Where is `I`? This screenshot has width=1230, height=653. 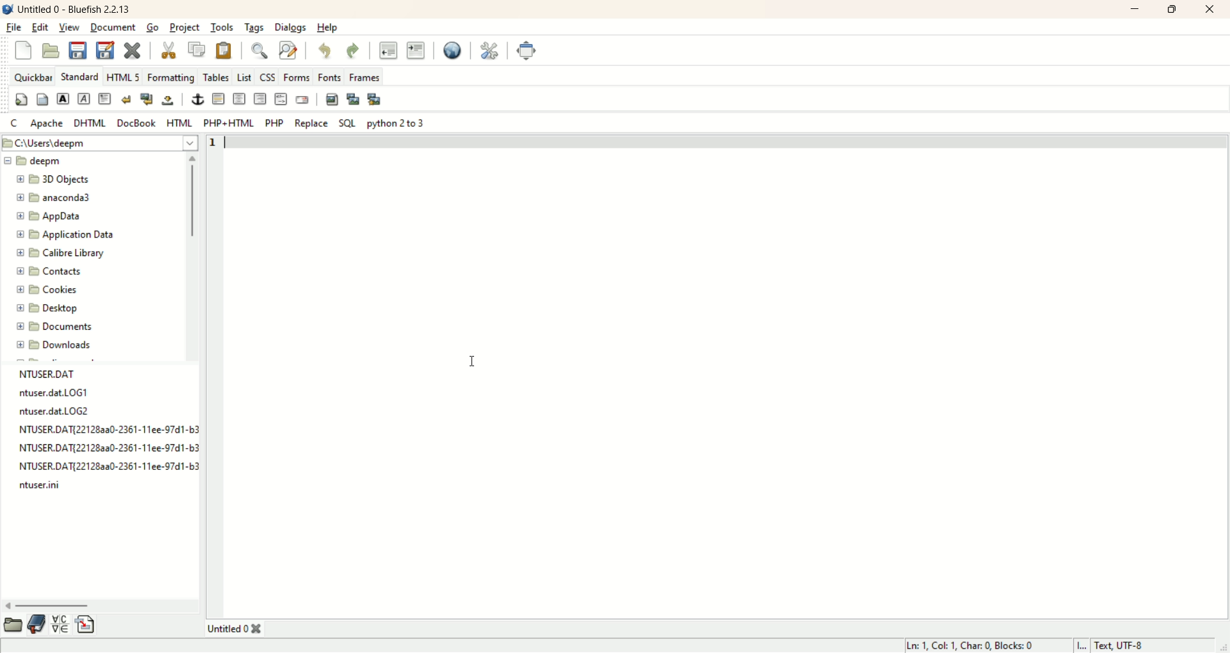
I is located at coordinates (1085, 645).